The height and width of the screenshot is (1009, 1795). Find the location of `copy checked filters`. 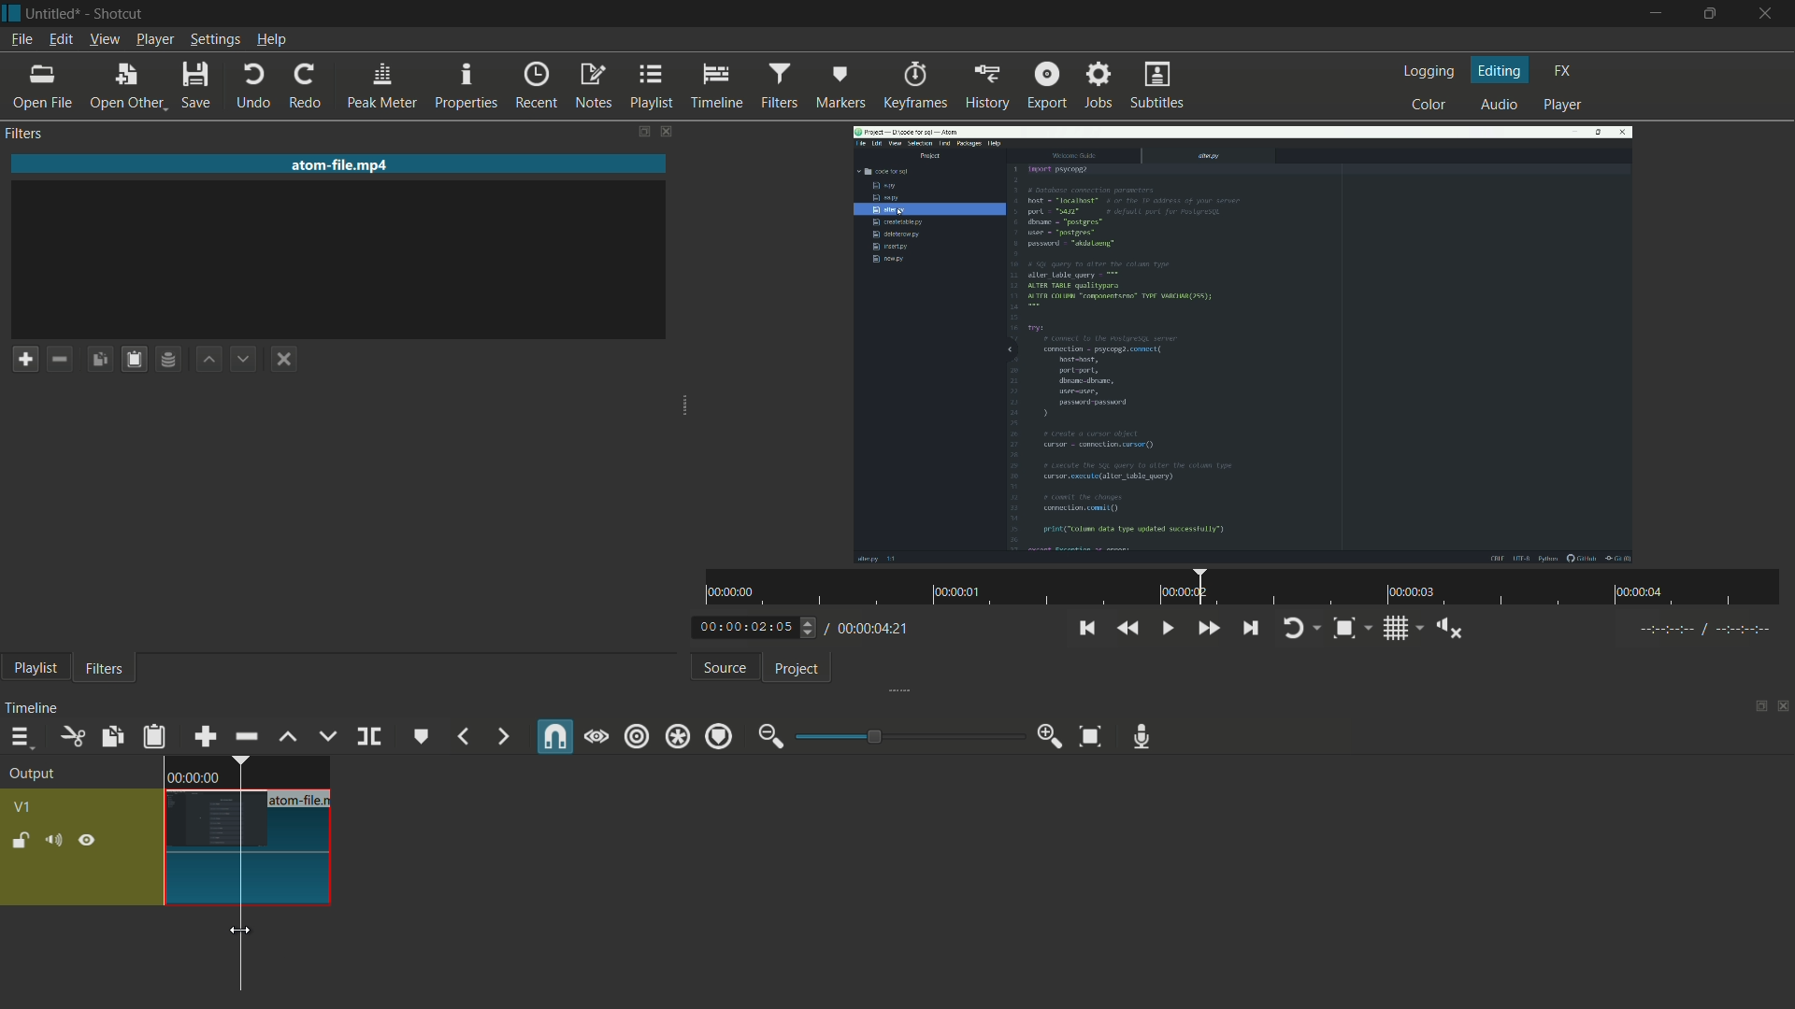

copy checked filters is located at coordinates (98, 359).